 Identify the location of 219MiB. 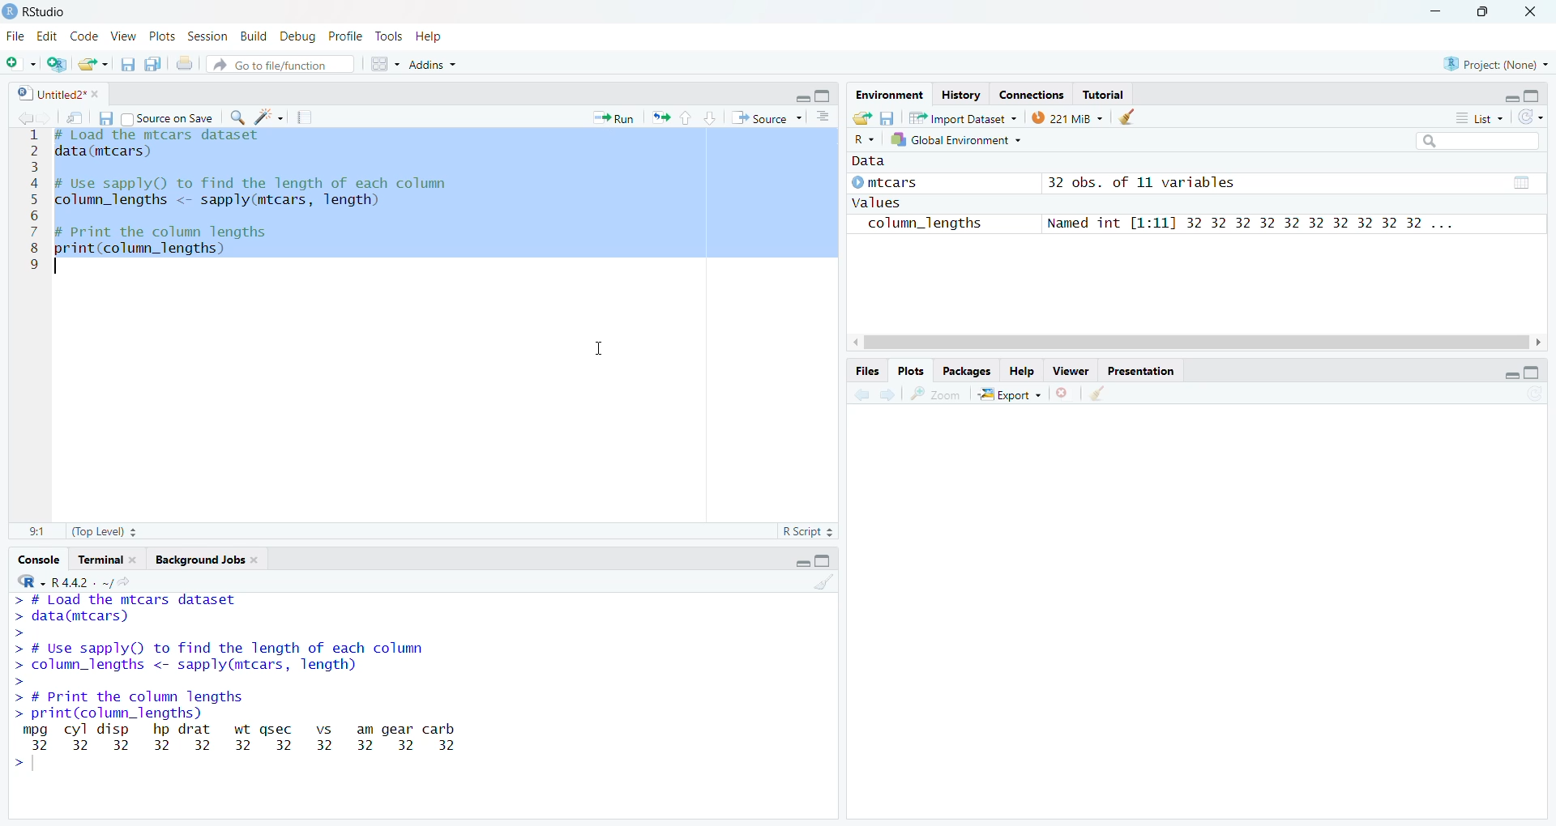
(1067, 117).